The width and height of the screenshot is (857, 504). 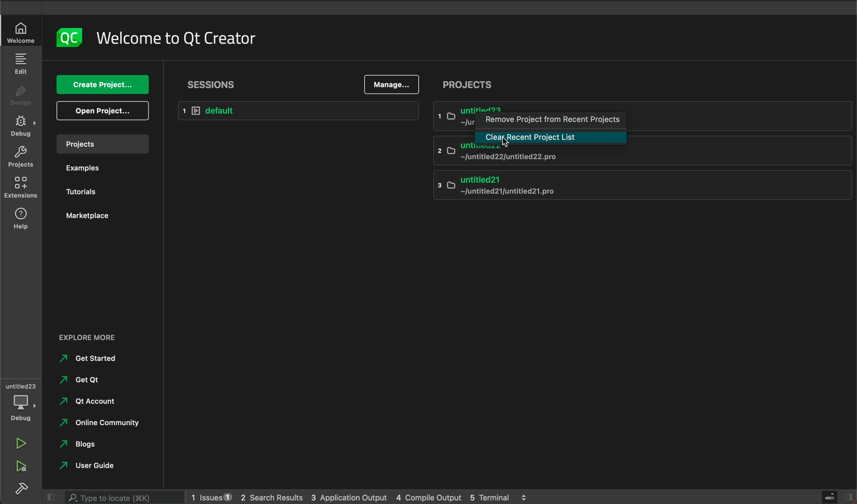 I want to click on edit, so click(x=20, y=64).